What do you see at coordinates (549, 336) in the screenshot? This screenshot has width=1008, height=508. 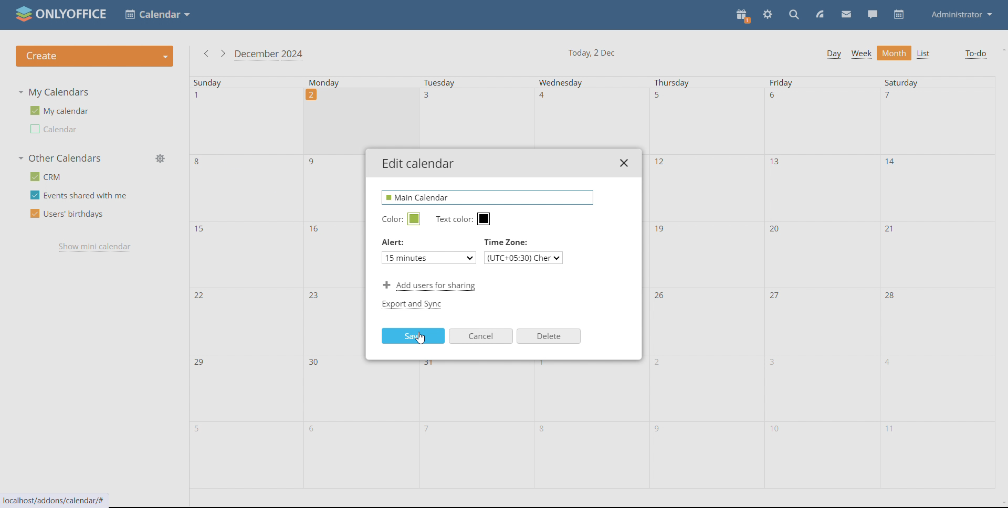 I see `delete` at bounding box center [549, 336].